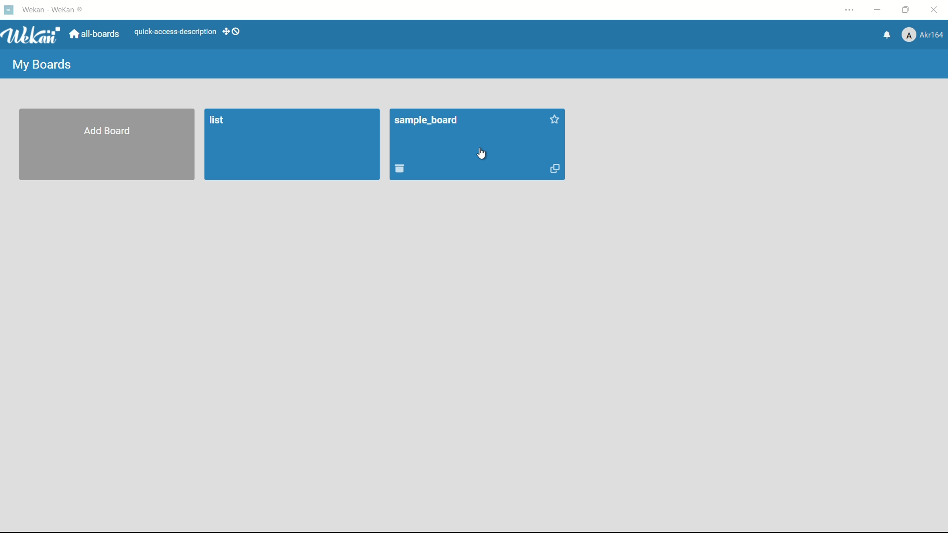 The height and width of the screenshot is (533, 948). I want to click on quick-access-description, so click(175, 32).